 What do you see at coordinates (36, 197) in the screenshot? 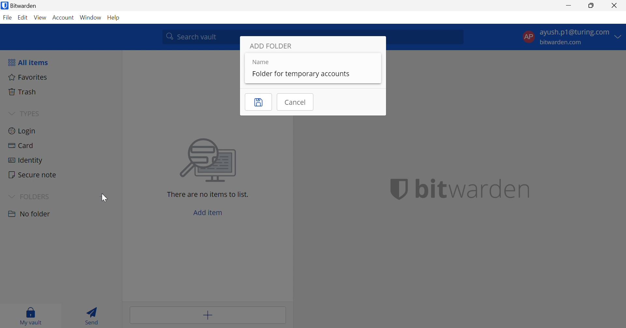
I see `FOLDERS` at bounding box center [36, 197].